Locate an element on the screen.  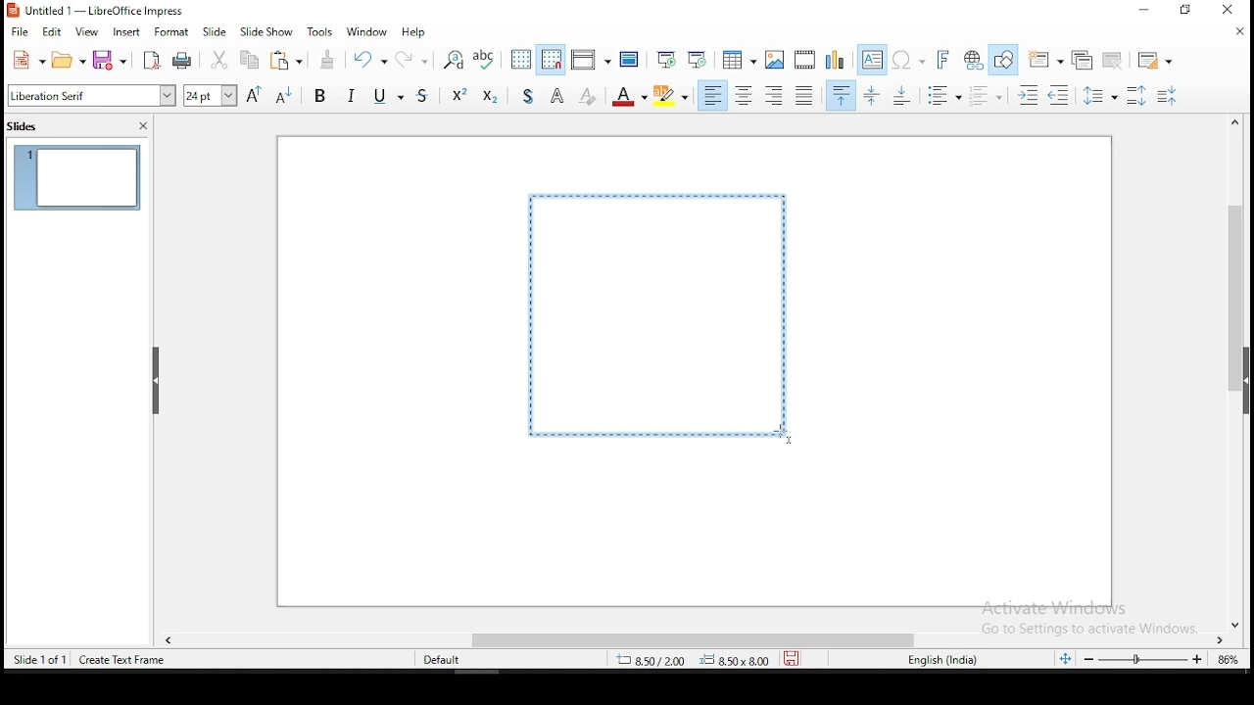
master slide is located at coordinates (631, 61).